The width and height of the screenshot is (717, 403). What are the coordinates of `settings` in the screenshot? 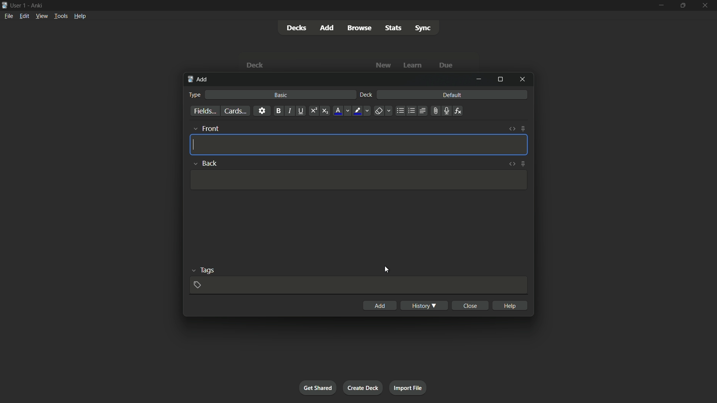 It's located at (262, 110).